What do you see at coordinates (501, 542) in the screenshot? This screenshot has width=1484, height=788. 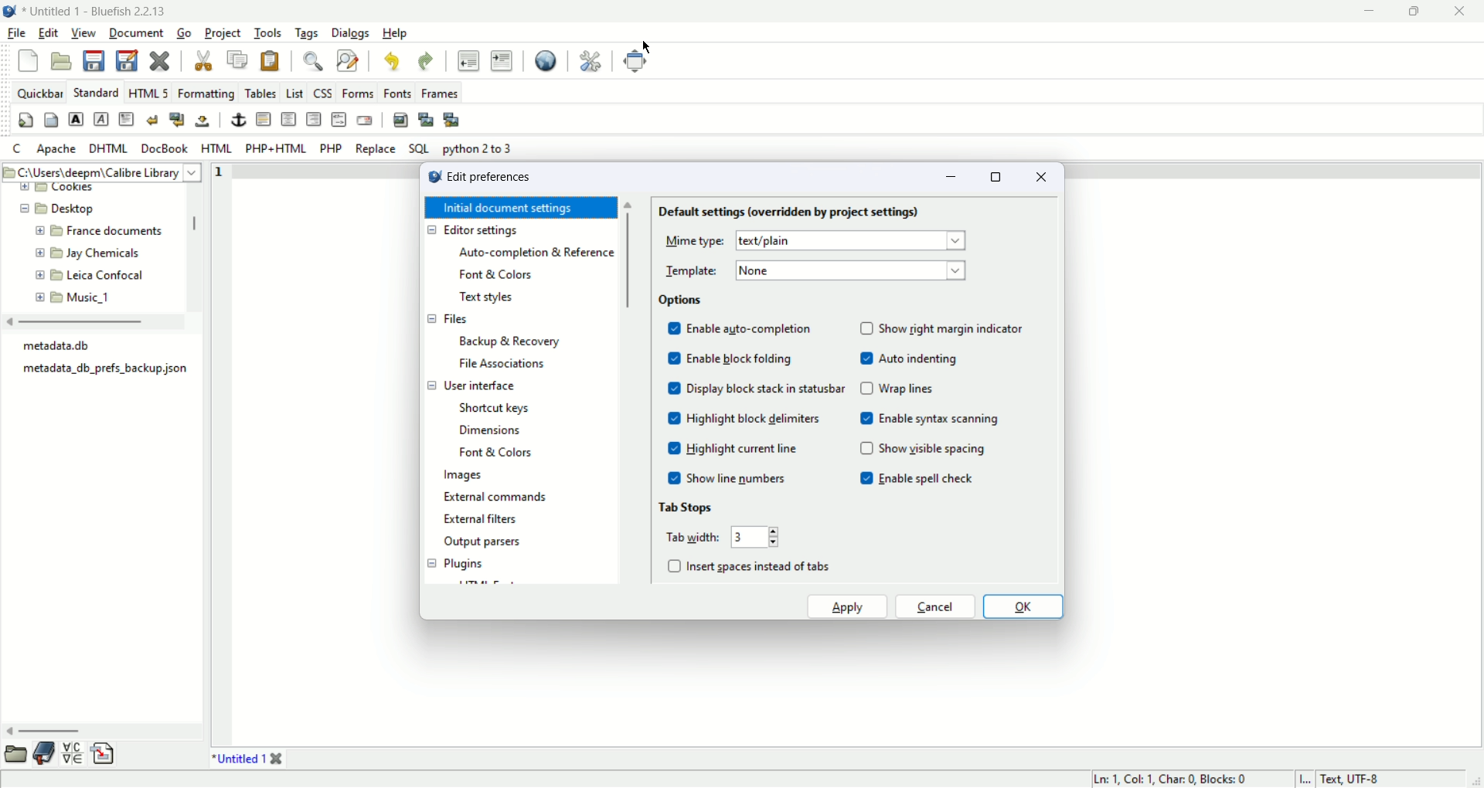 I see `output parsers` at bounding box center [501, 542].